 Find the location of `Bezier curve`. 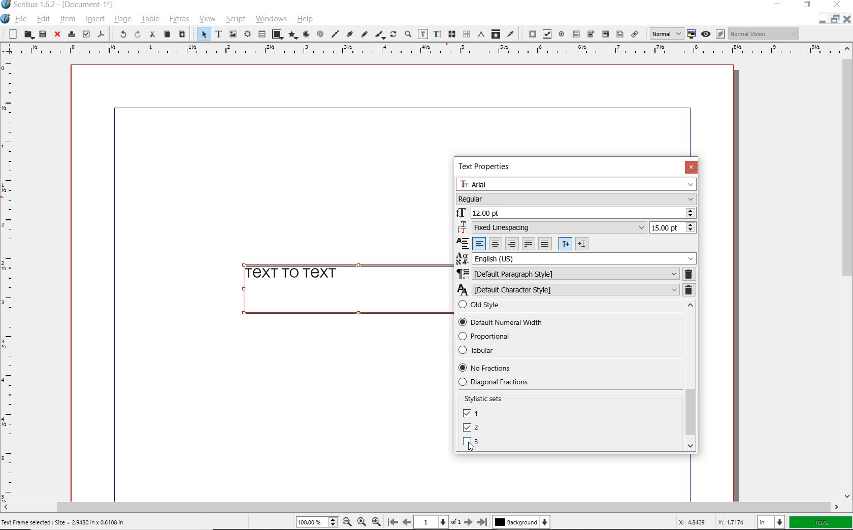

Bezier curve is located at coordinates (349, 35).